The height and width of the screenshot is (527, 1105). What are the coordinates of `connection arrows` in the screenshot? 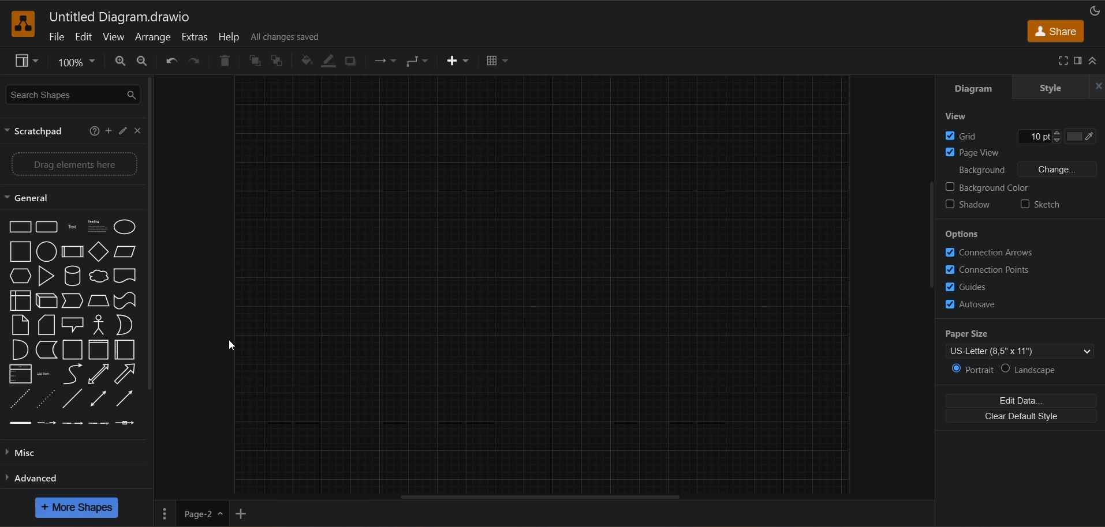 It's located at (990, 254).